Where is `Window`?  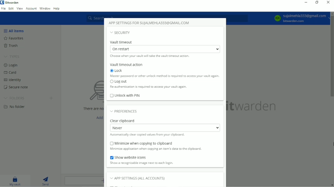 Window is located at coordinates (45, 8).